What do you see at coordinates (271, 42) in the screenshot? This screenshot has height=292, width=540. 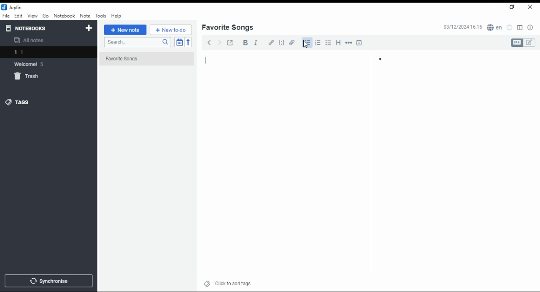 I see `hyperlink` at bounding box center [271, 42].